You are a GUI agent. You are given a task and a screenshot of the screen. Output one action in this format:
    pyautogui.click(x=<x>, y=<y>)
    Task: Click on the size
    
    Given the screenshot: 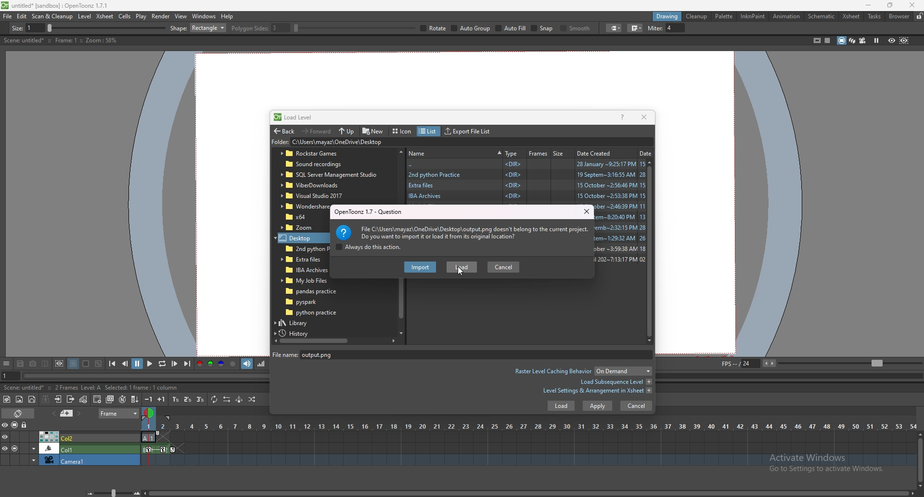 What is the action you would take?
    pyautogui.click(x=561, y=153)
    